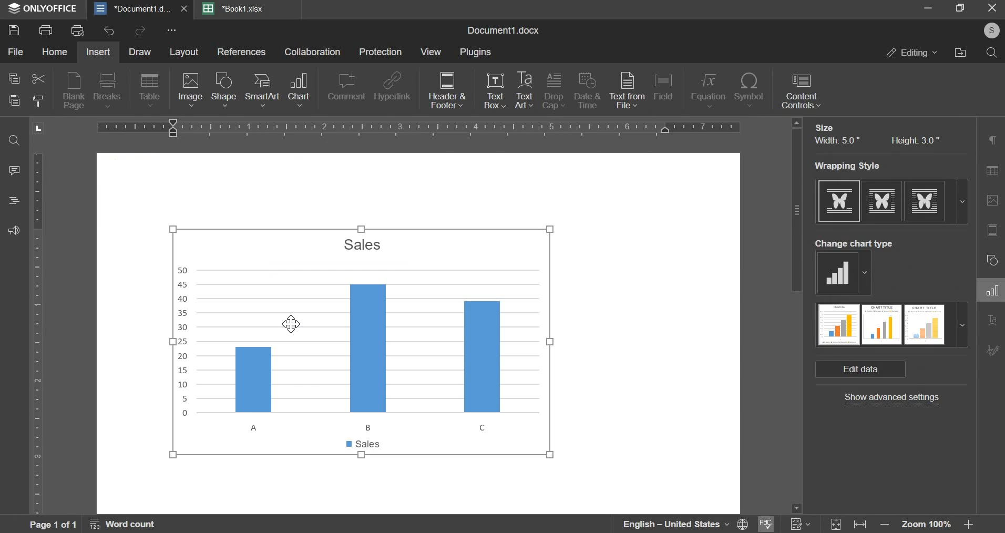 The width and height of the screenshot is (1005, 533). I want to click on vertical scale, so click(37, 334).